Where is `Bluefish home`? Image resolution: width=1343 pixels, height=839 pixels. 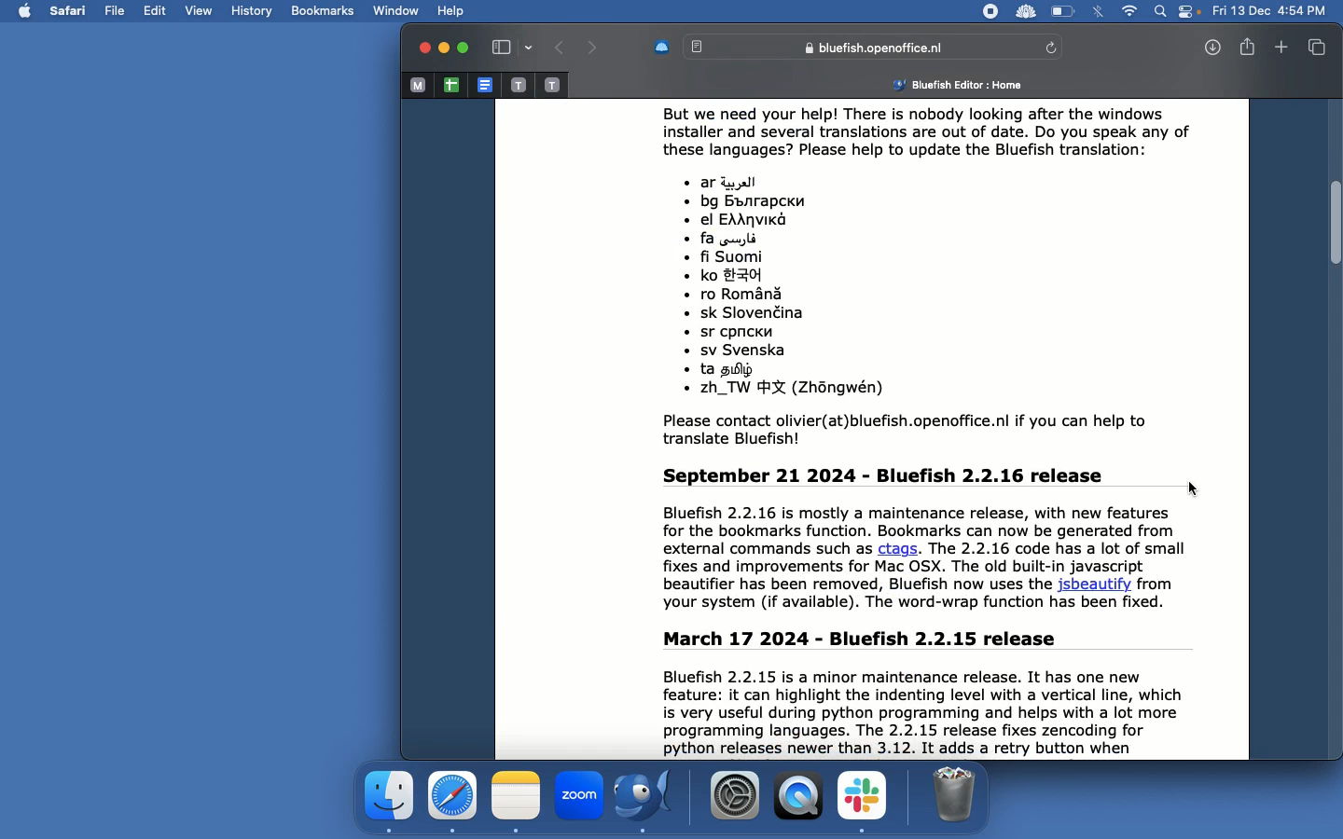 Bluefish home is located at coordinates (949, 85).